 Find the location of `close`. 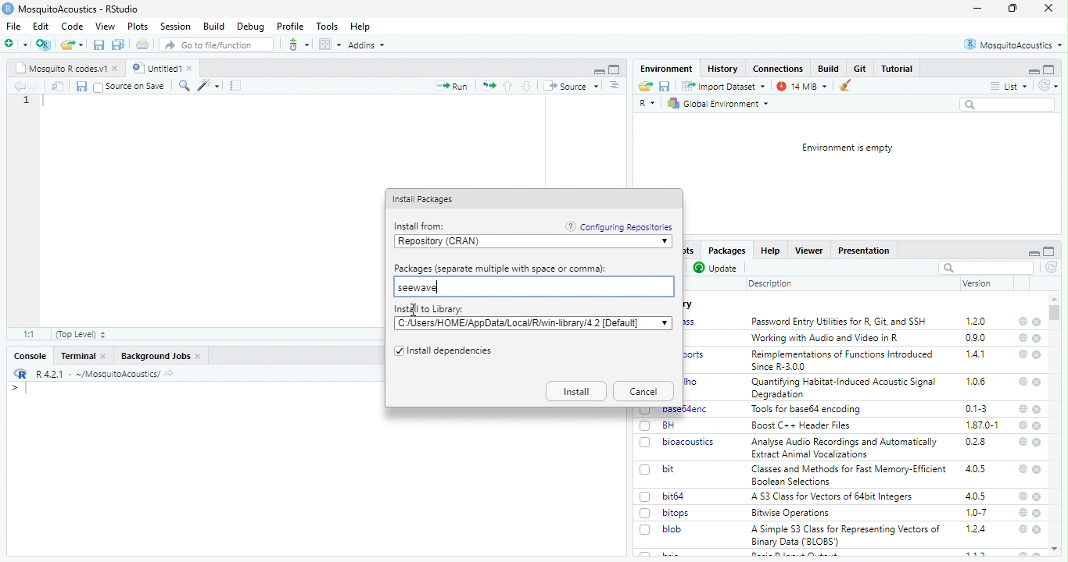

close is located at coordinates (1038, 514).